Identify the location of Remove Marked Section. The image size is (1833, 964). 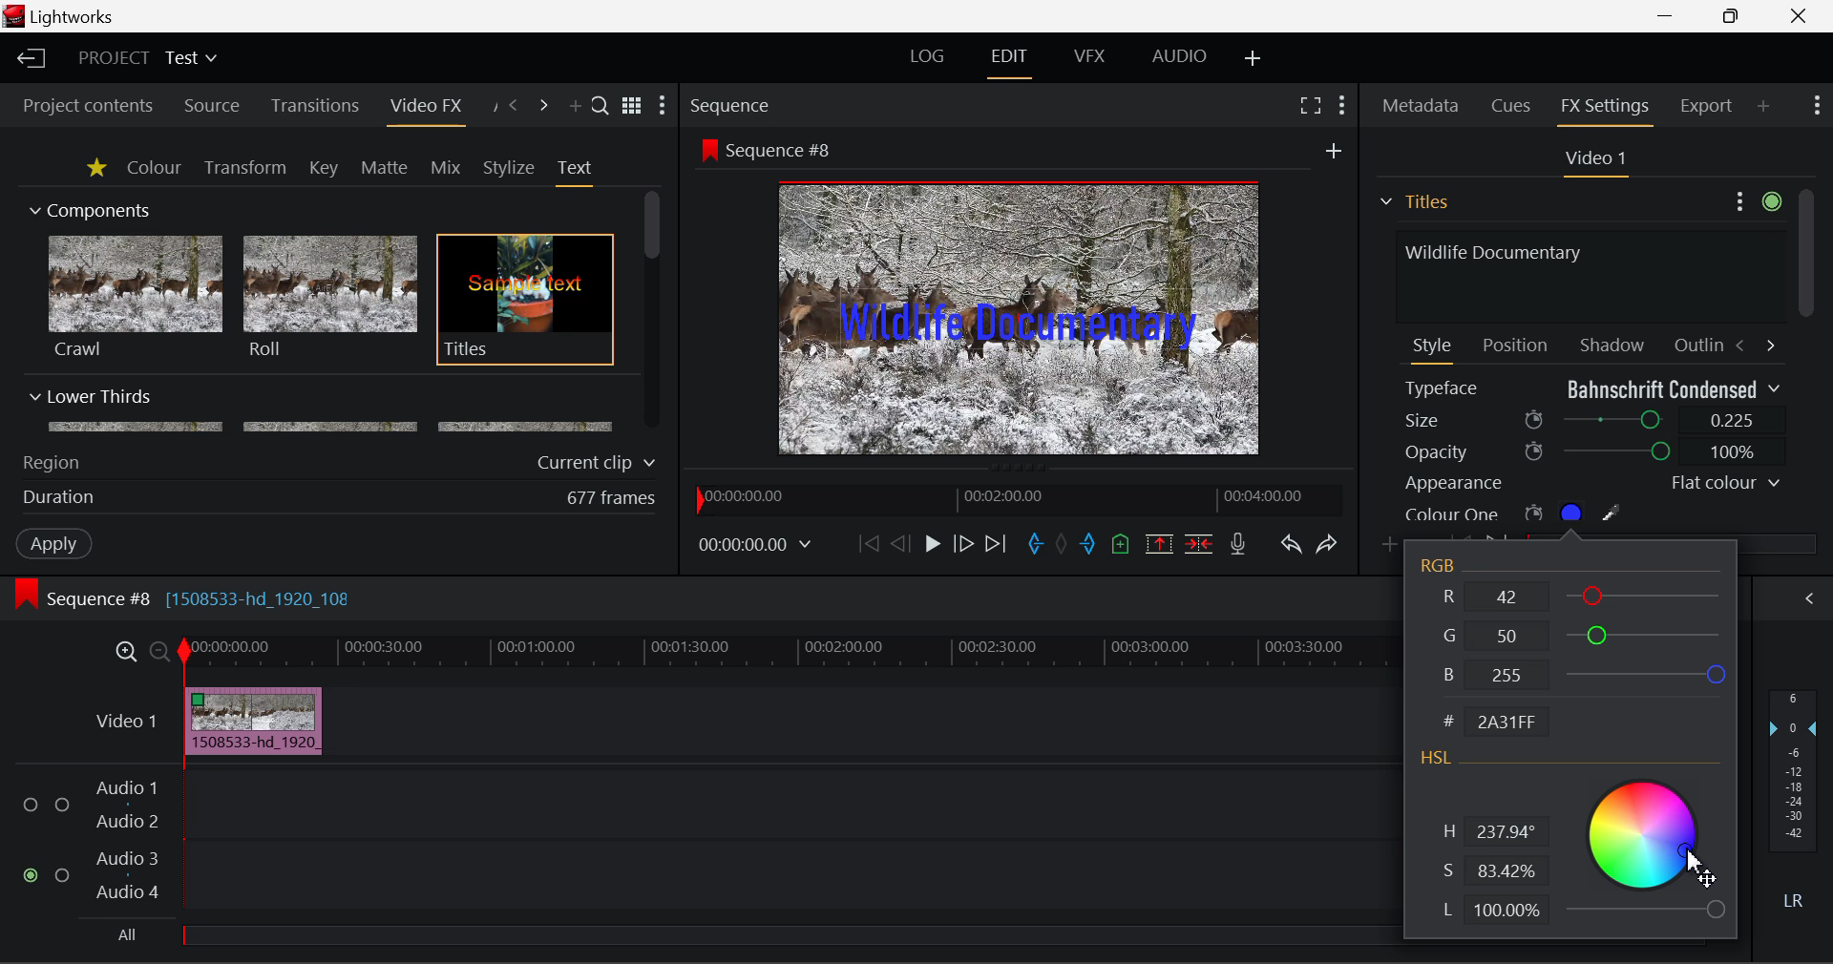
(1159, 544).